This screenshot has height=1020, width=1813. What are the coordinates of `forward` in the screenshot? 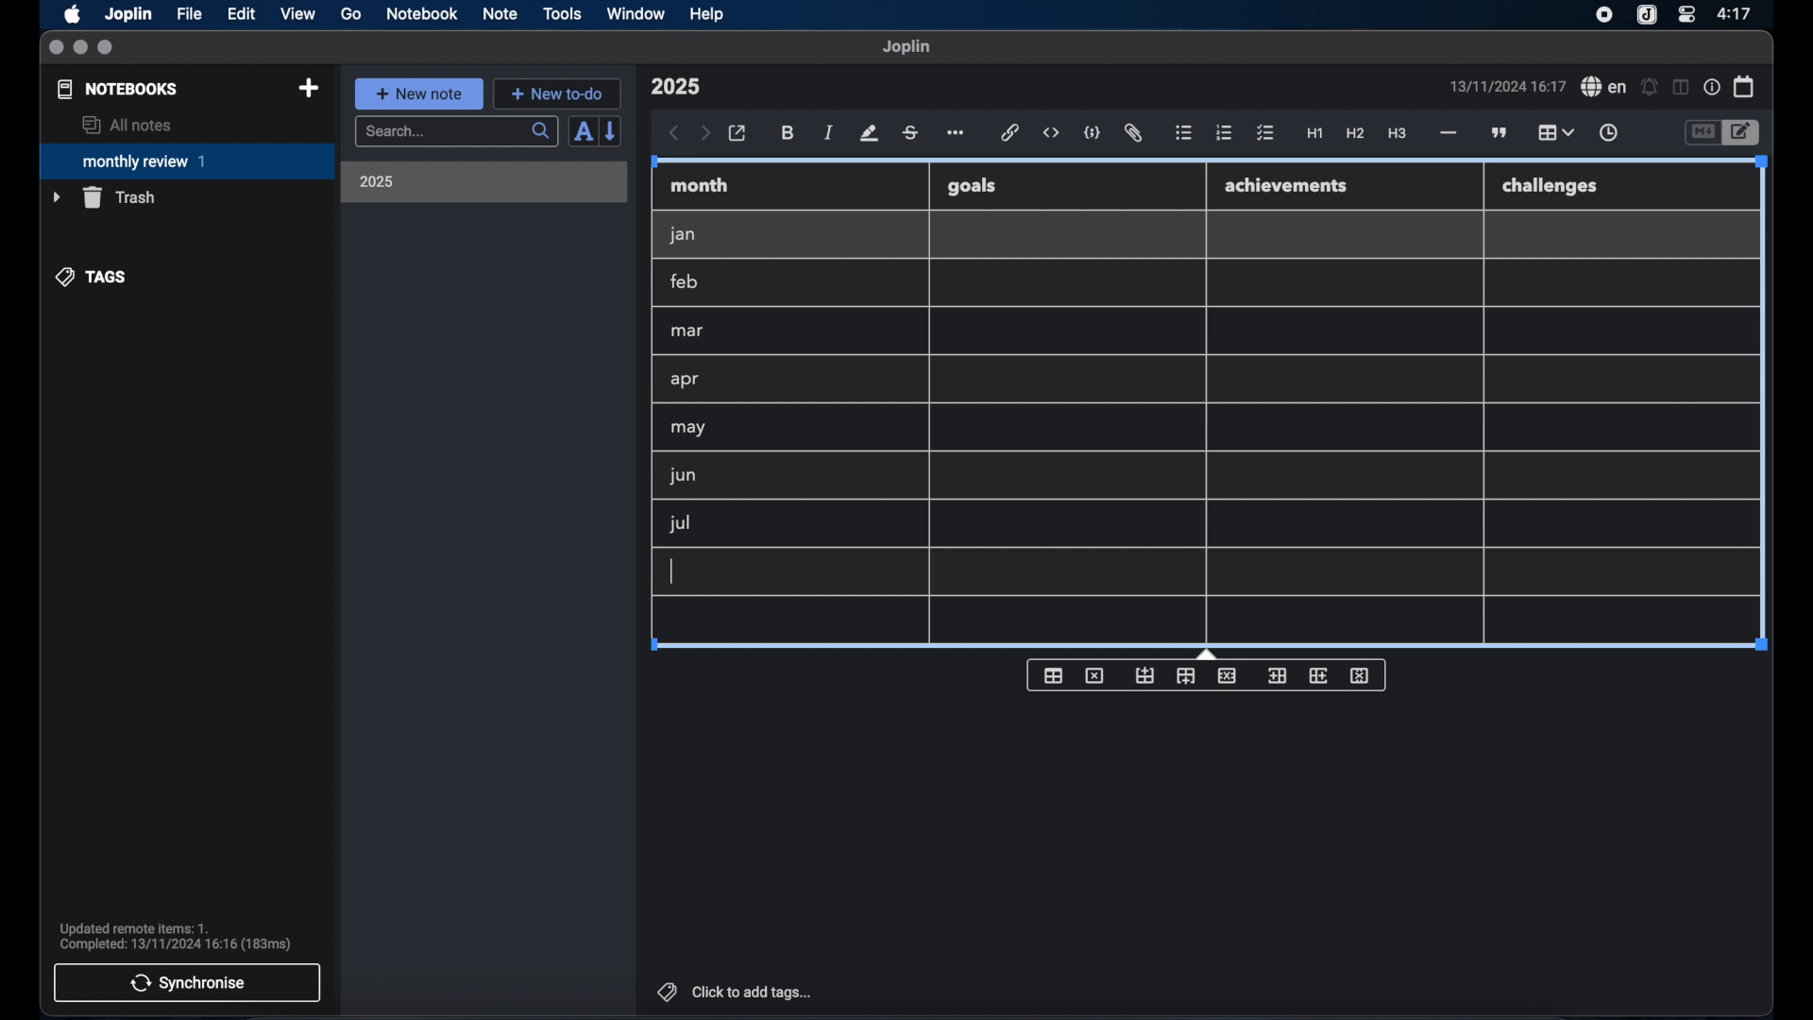 It's located at (705, 134).